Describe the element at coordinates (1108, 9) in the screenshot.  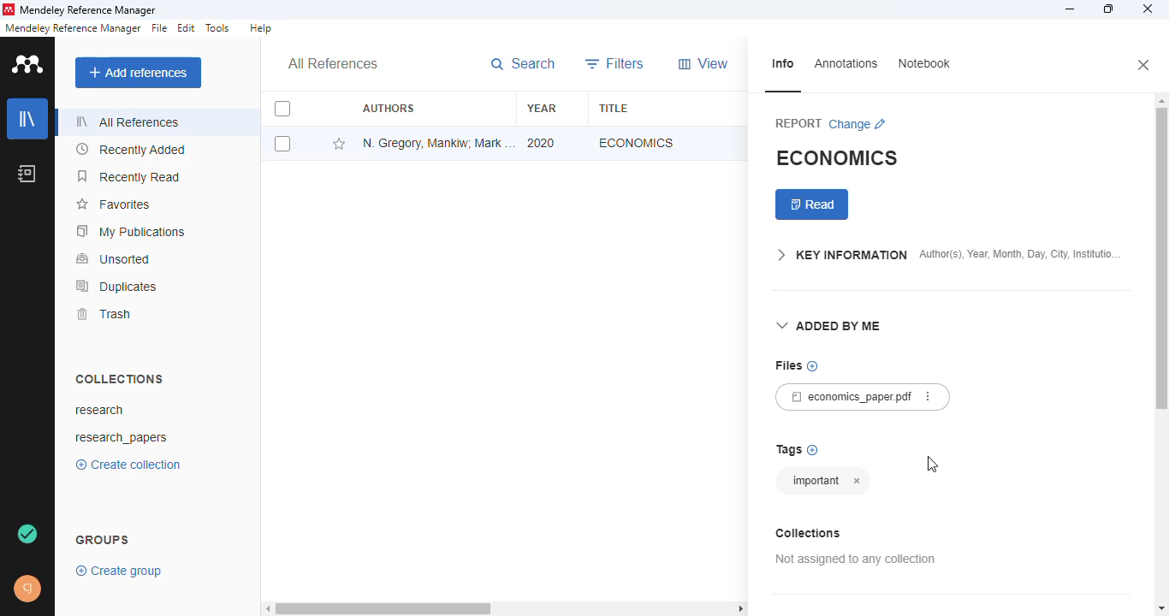
I see `maximize` at that location.